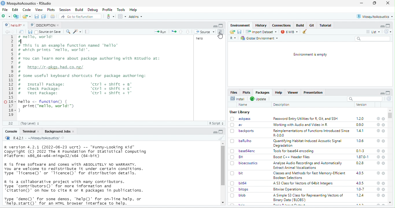  What do you see at coordinates (378, 151) in the screenshot?
I see `help` at bounding box center [378, 151].